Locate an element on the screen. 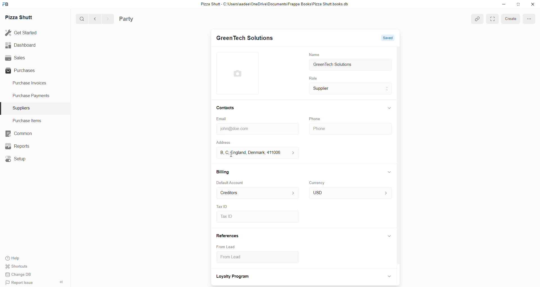 This screenshot has width=540, height=287. hide is located at coordinates (390, 172).